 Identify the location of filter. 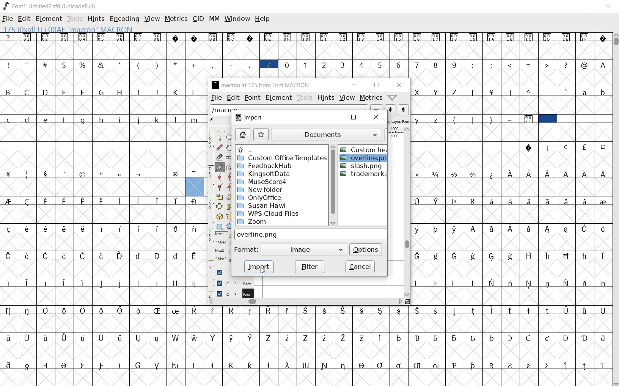
(309, 267).